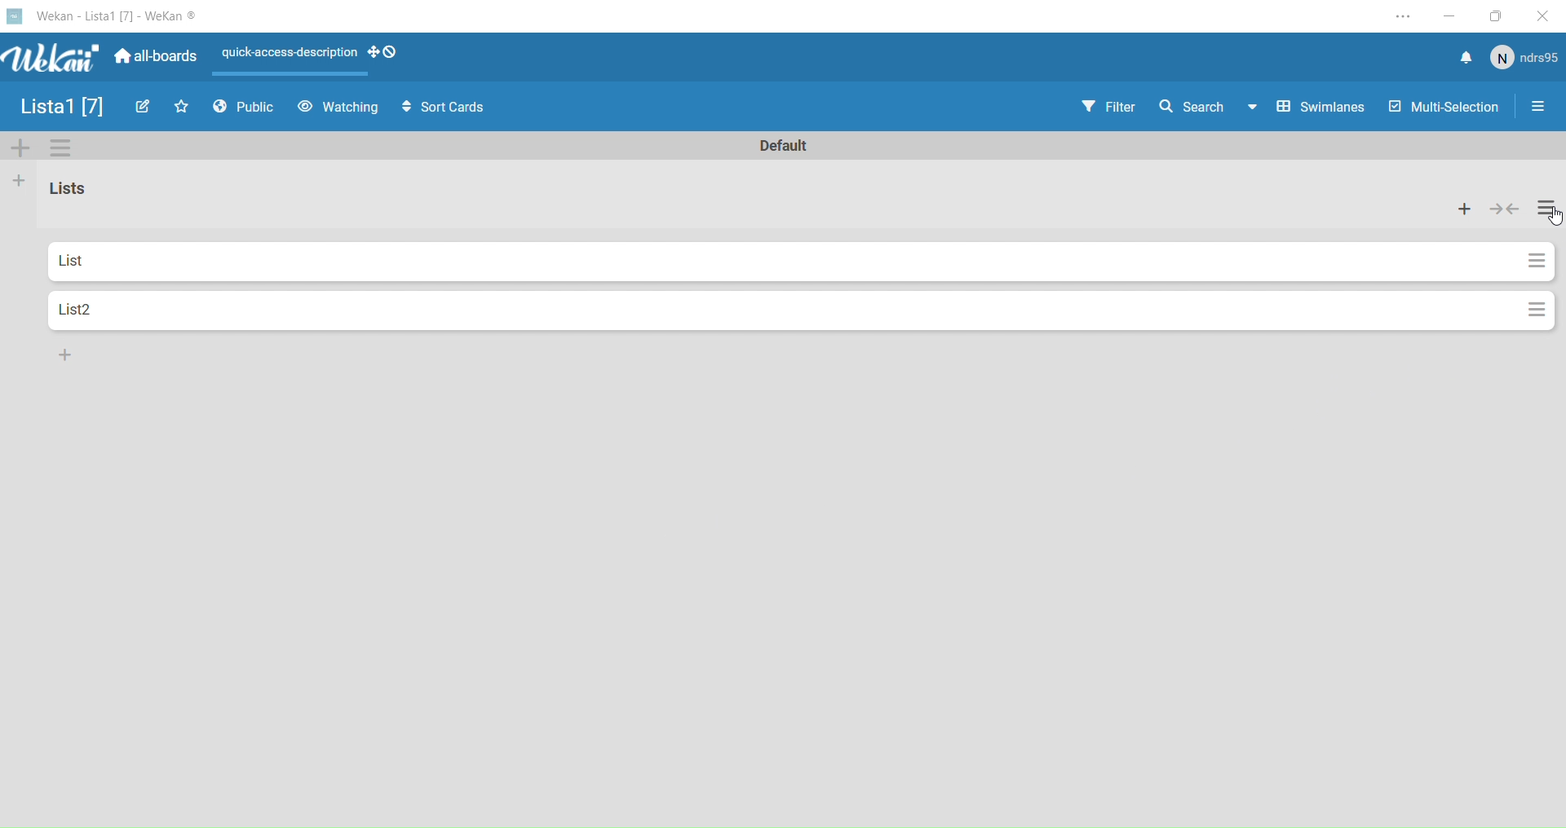  Describe the element at coordinates (282, 53) in the screenshot. I see `Layout actions` at that location.